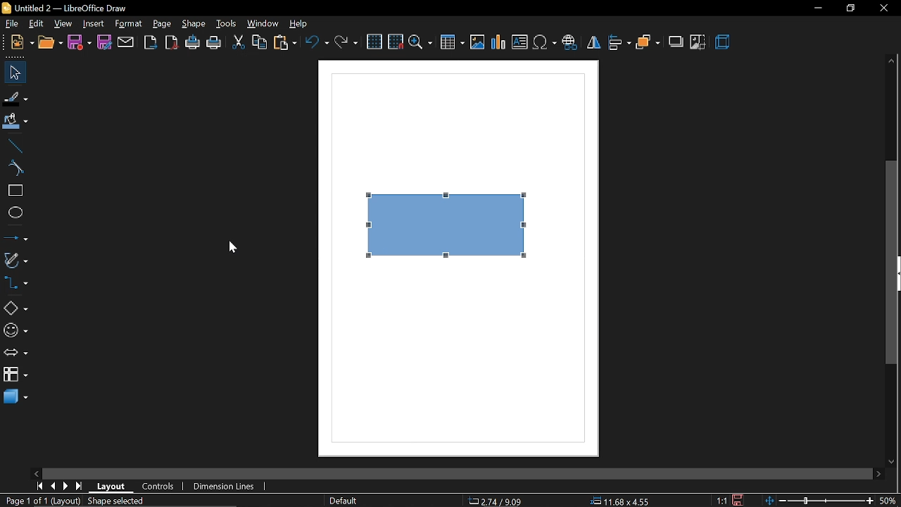 The image size is (901, 507). I want to click on ellipse, so click(15, 214).